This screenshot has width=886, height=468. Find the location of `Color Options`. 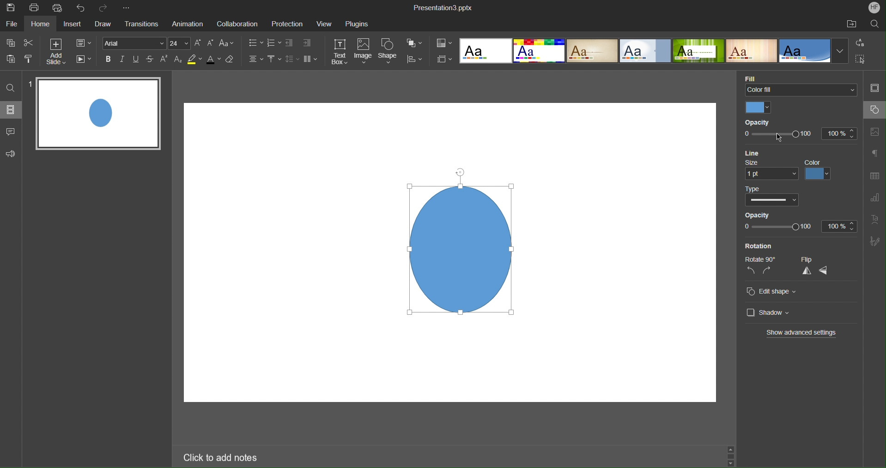

Color Options is located at coordinates (444, 42).